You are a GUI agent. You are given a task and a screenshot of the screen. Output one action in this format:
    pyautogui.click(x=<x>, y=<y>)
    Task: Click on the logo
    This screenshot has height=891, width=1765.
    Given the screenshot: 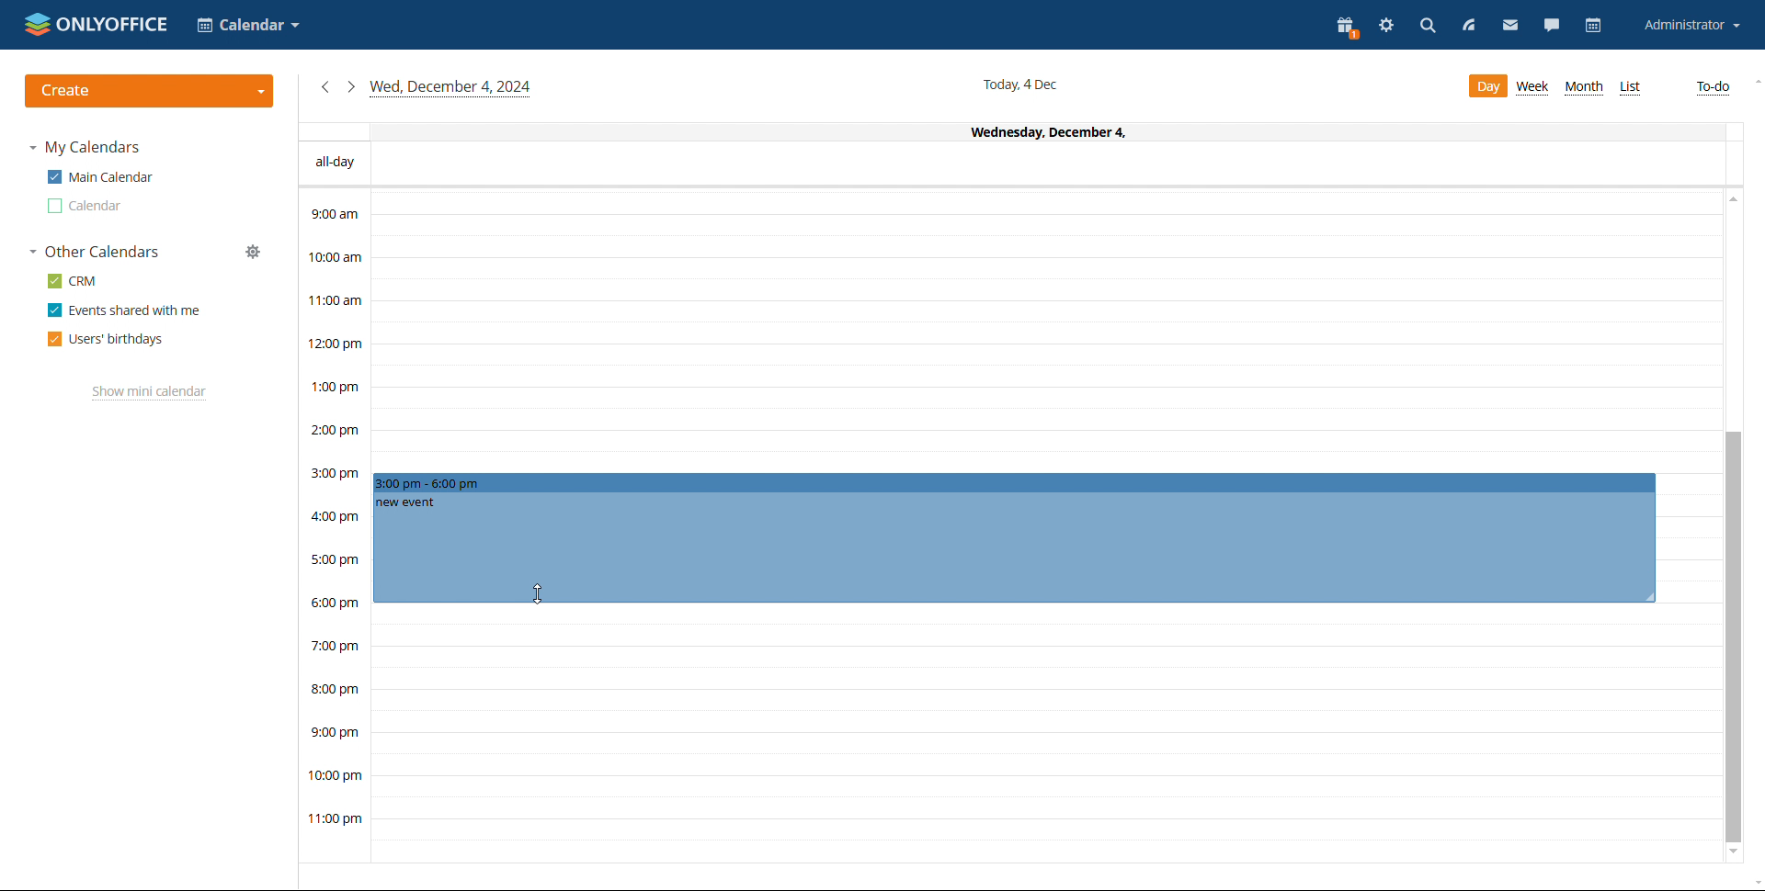 What is the action you would take?
    pyautogui.click(x=96, y=24)
    